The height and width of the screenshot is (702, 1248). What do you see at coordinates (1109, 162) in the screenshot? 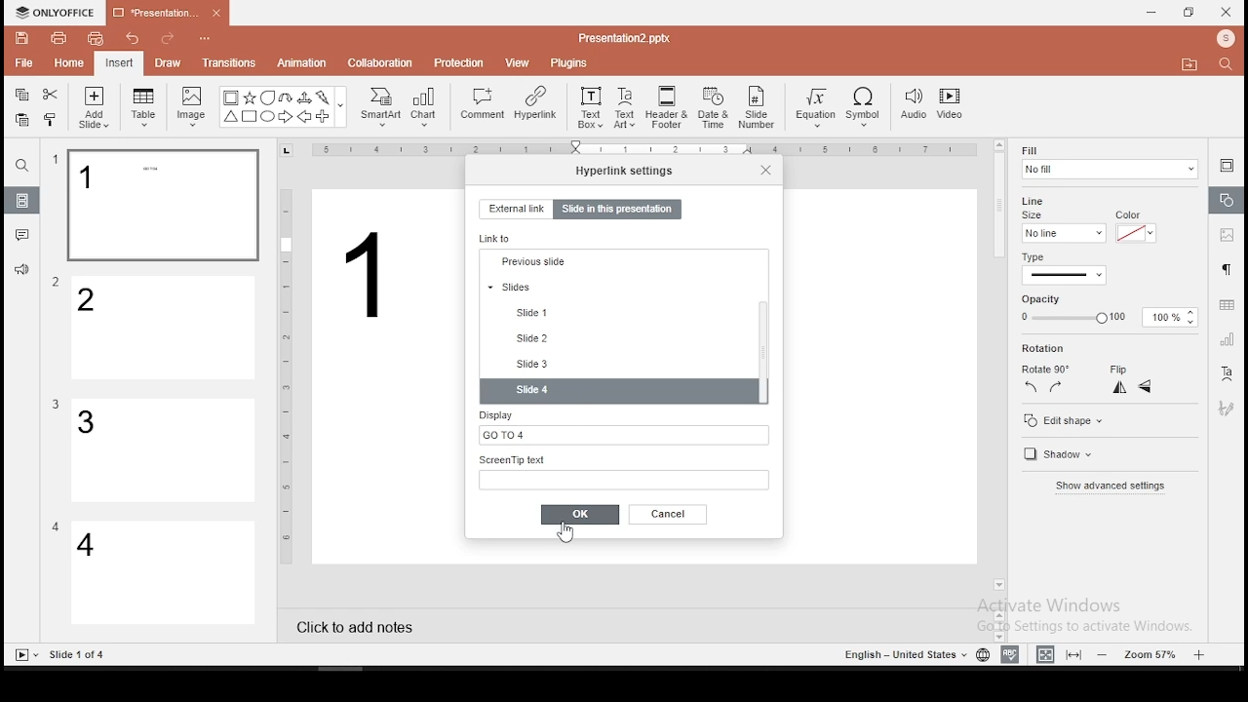
I see `fill` at bounding box center [1109, 162].